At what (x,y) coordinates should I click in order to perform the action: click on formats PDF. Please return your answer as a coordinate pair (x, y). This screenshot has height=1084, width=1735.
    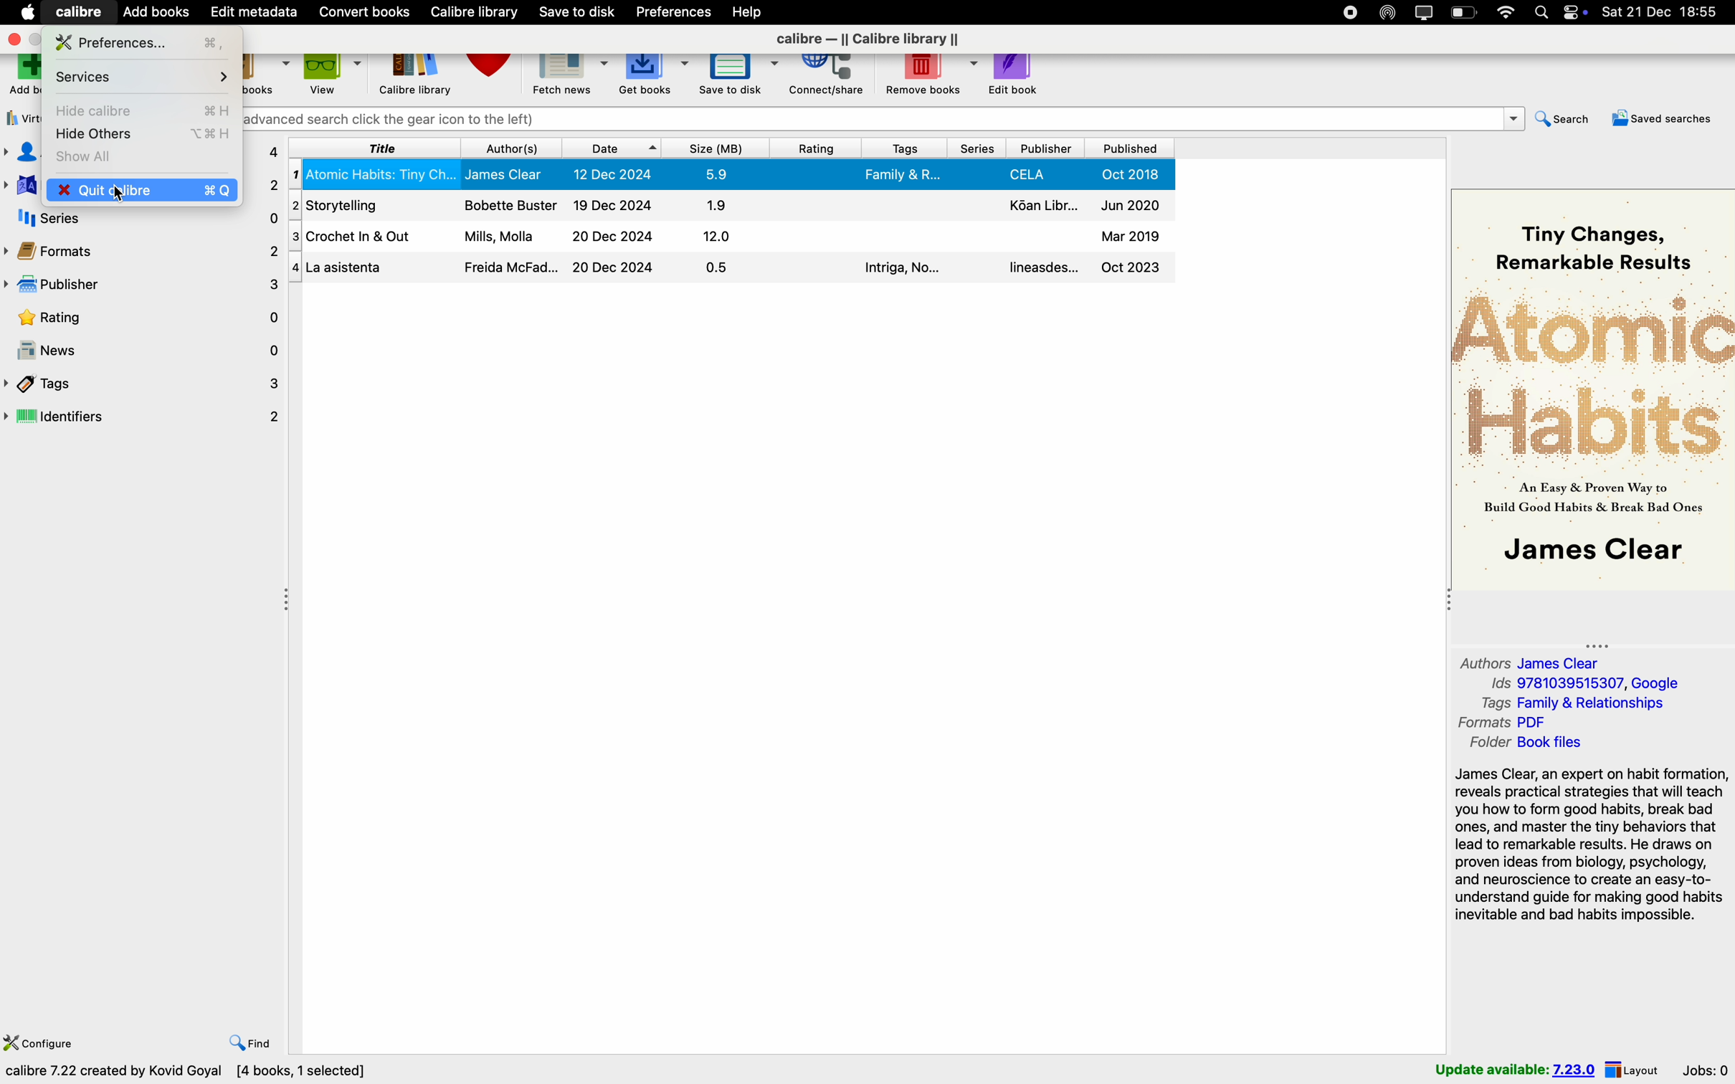
    Looking at the image, I should click on (1506, 724).